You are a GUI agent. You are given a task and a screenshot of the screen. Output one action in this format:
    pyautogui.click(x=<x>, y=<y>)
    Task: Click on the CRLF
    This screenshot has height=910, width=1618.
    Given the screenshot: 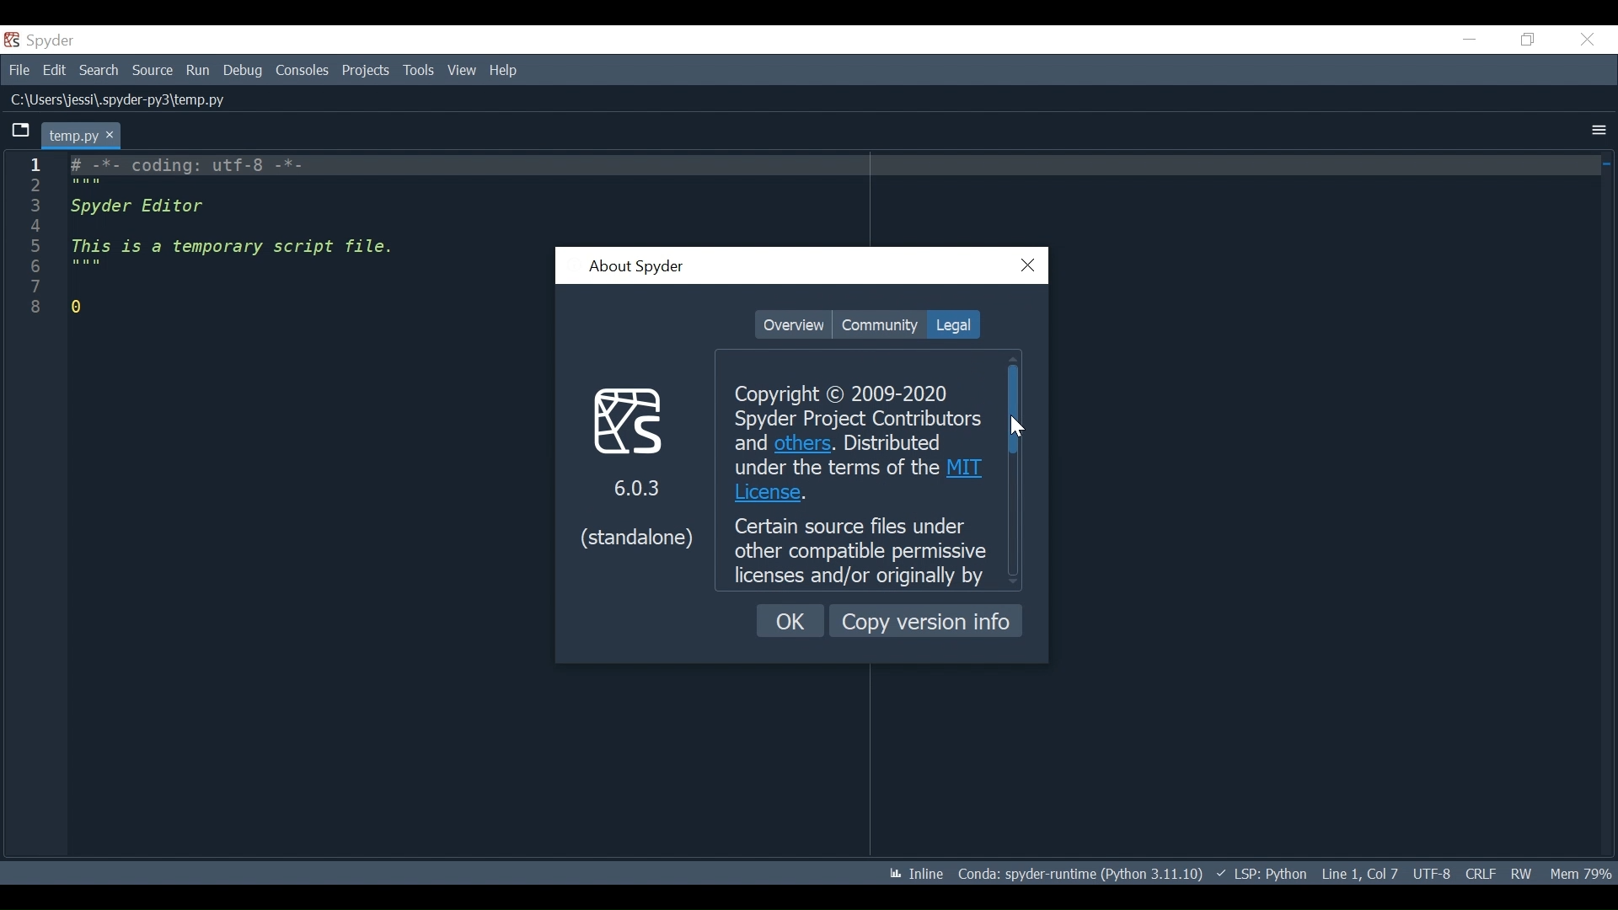 What is the action you would take?
    pyautogui.click(x=1480, y=873)
    